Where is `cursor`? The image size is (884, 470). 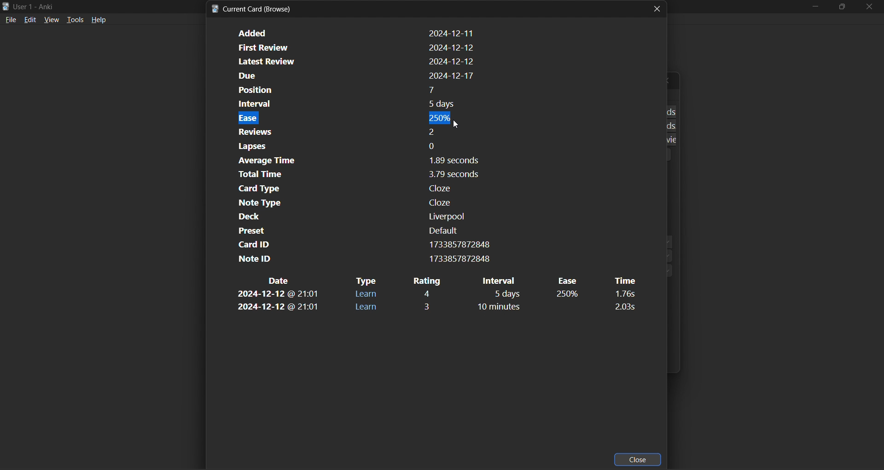 cursor is located at coordinates (459, 125).